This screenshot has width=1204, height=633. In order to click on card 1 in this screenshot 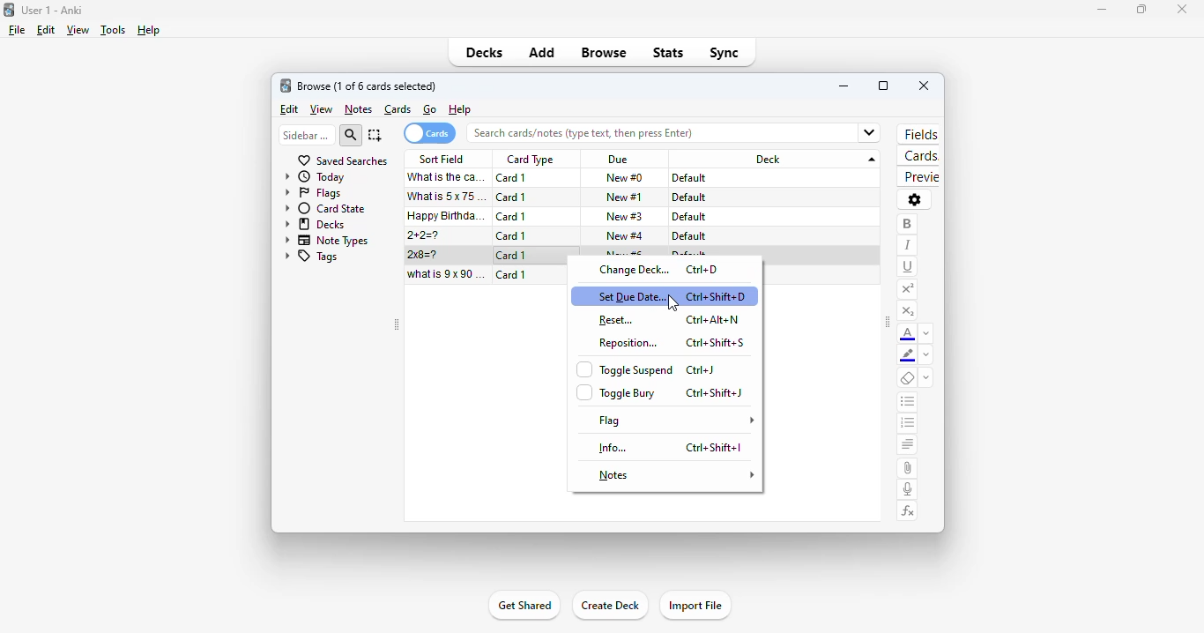, I will do `click(511, 236)`.